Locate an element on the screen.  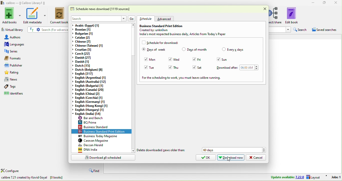
mon is located at coordinates (154, 60).